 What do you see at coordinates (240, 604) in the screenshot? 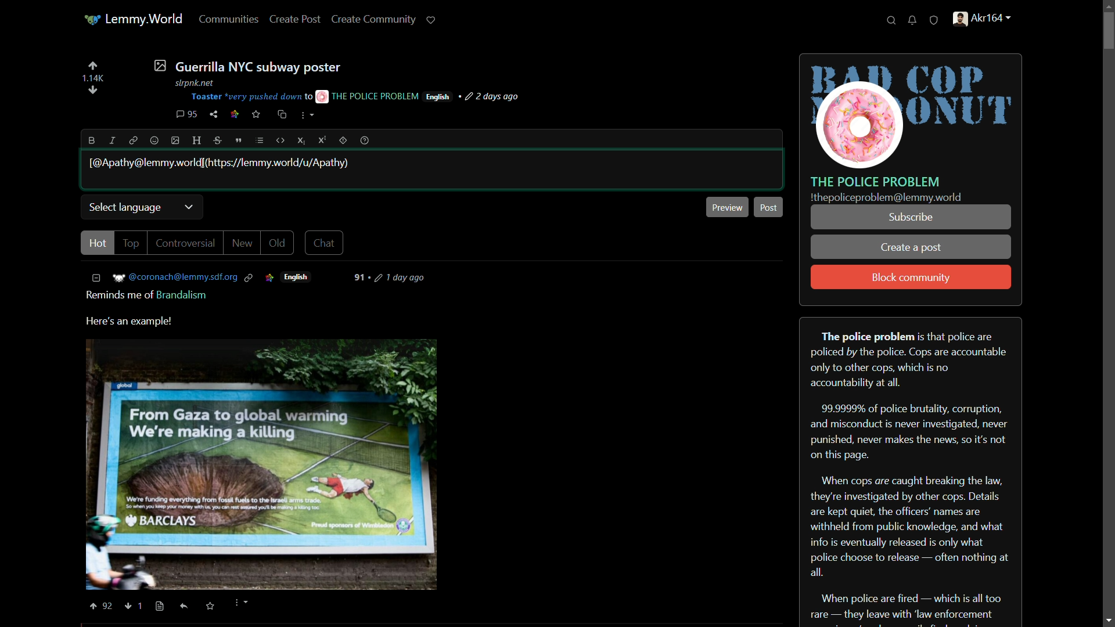
I see `more options` at bounding box center [240, 604].